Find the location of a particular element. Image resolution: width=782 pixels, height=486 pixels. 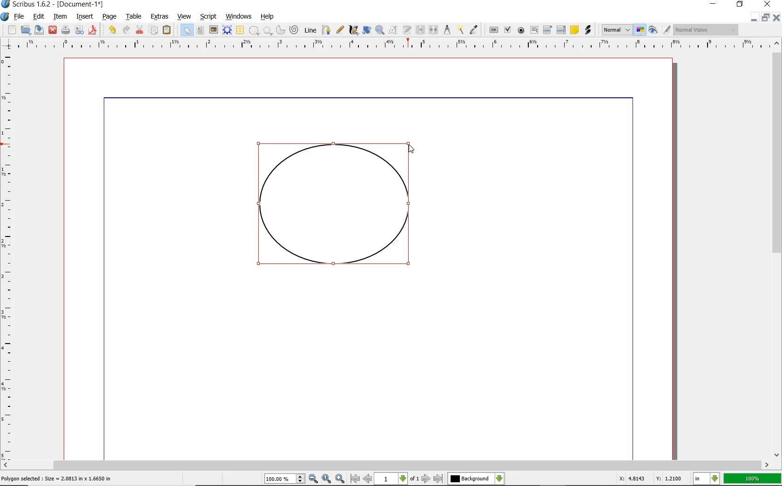

TABLE is located at coordinates (240, 30).